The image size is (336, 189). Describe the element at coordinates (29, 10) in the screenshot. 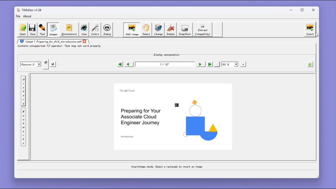

I see `TIAEditor v1.28` at that location.